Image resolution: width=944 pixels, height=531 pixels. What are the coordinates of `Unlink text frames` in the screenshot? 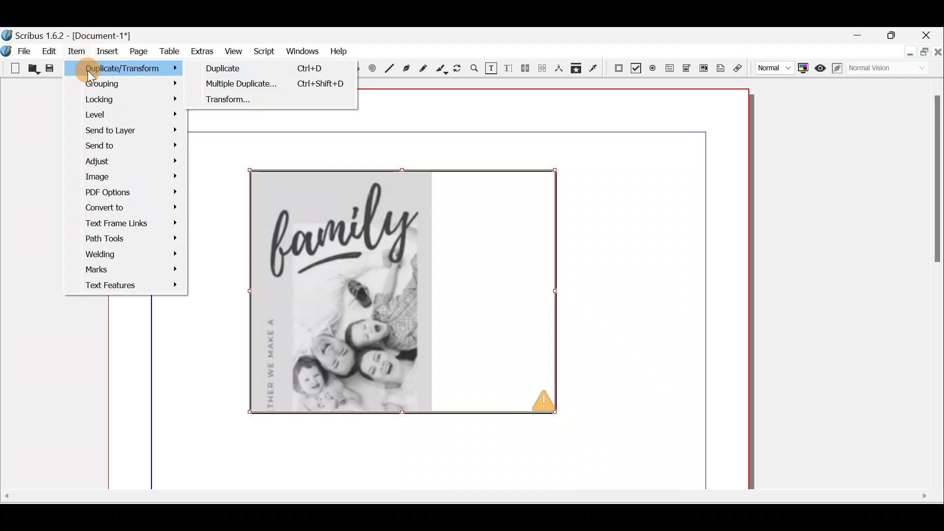 It's located at (542, 70).